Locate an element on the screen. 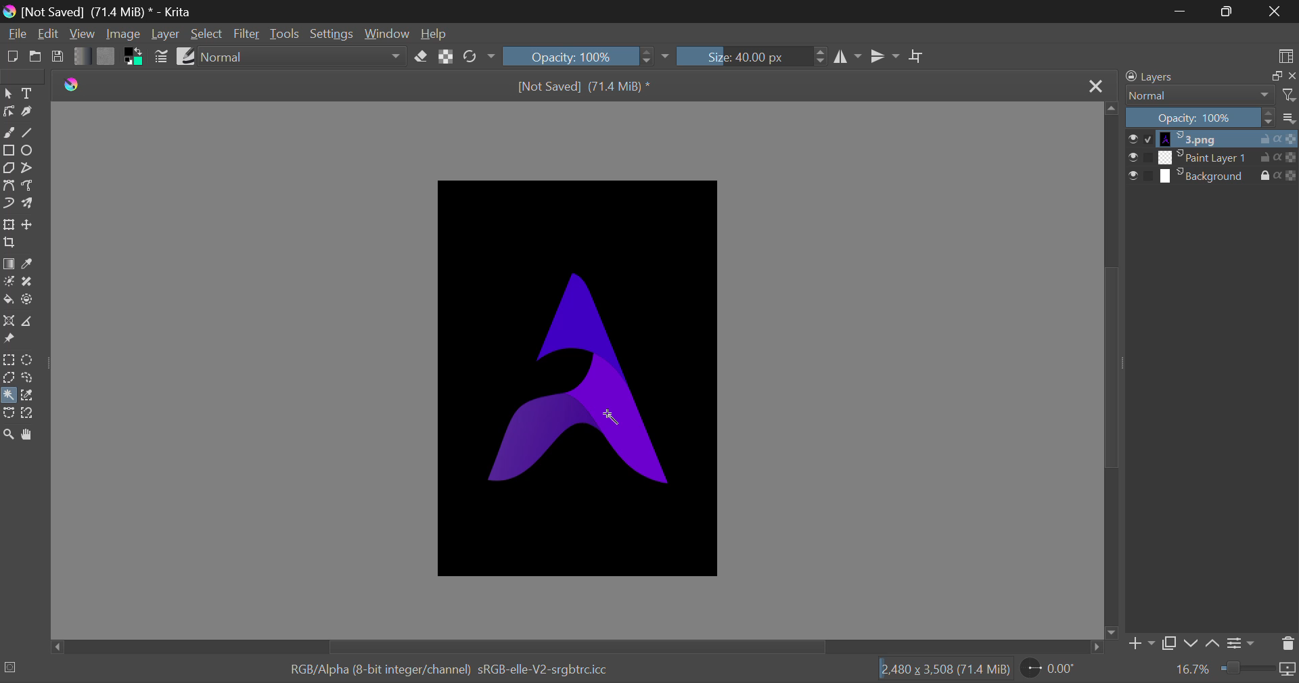 The width and height of the screenshot is (1299, 683). Bezier Curve is located at coordinates (8, 185).